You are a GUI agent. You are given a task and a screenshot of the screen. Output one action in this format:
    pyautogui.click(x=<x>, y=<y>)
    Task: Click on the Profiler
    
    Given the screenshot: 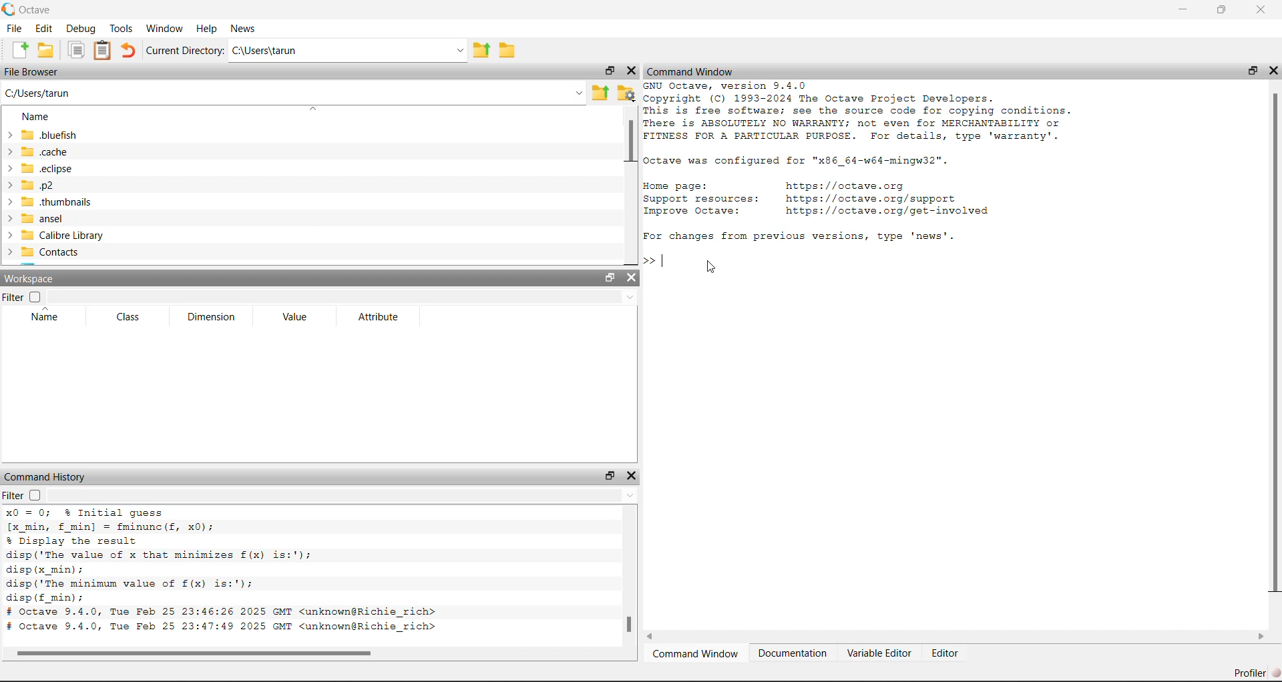 What is the action you would take?
    pyautogui.click(x=1250, y=669)
    